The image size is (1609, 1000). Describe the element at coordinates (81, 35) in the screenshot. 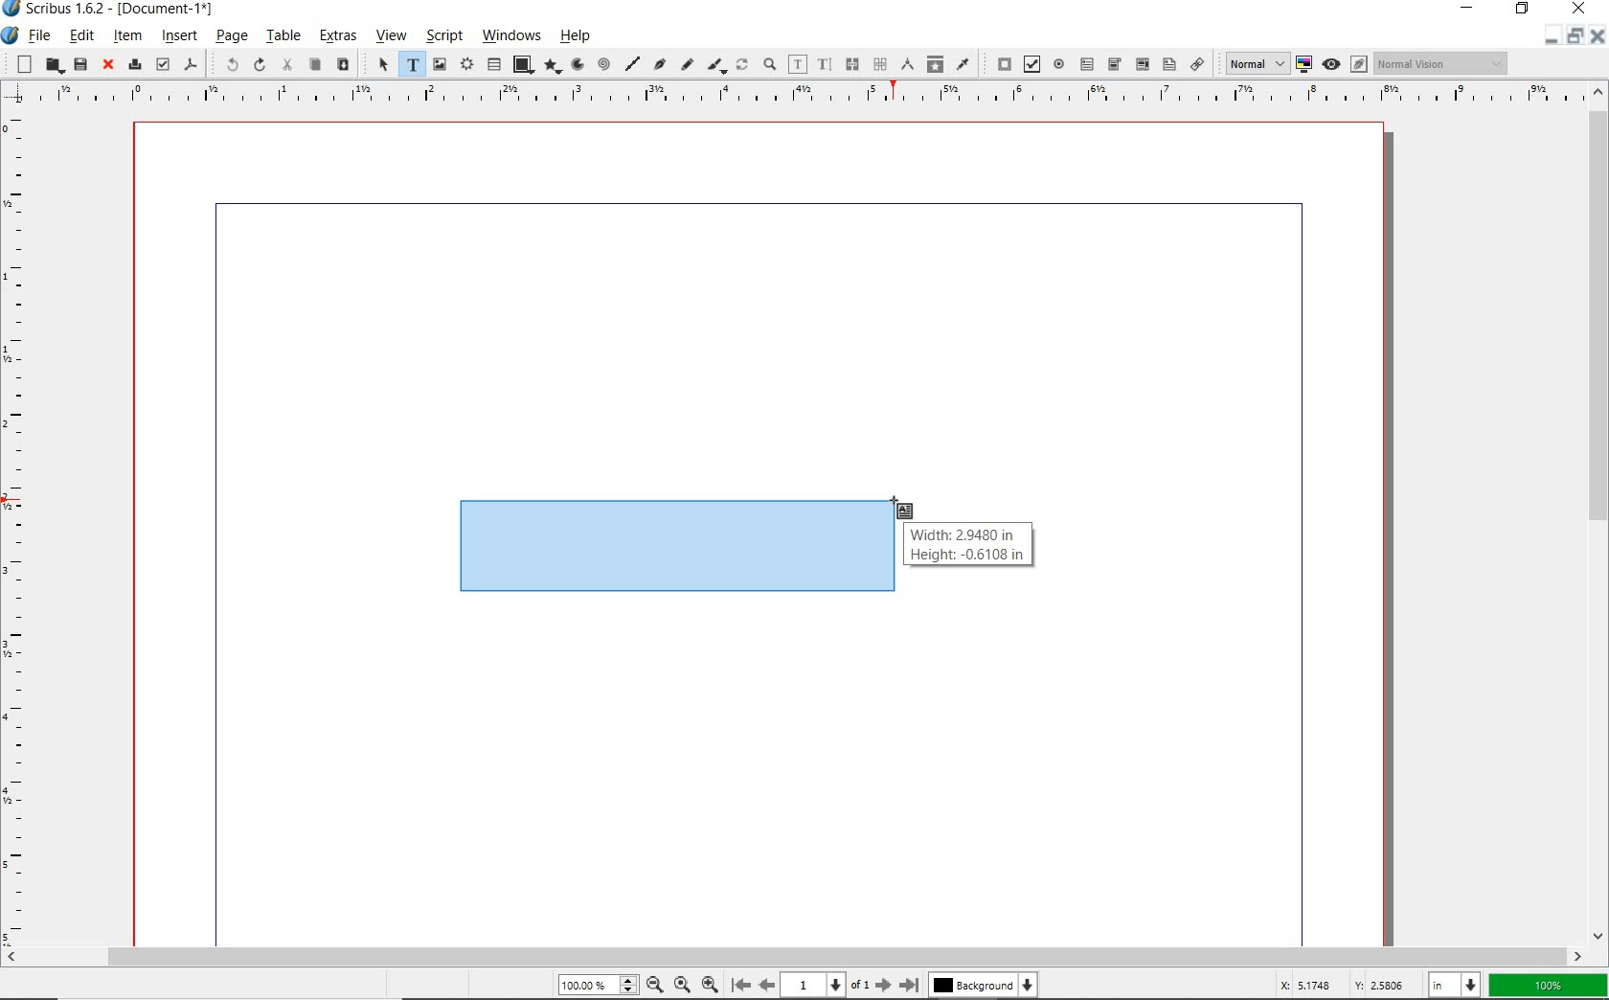

I see `edit` at that location.